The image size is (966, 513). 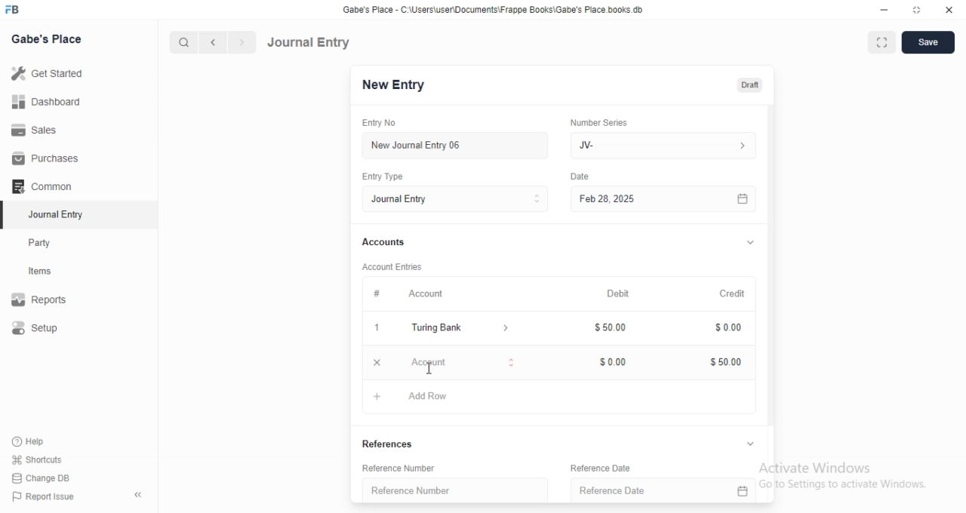 What do you see at coordinates (47, 459) in the screenshot?
I see `‘Shortcuts` at bounding box center [47, 459].